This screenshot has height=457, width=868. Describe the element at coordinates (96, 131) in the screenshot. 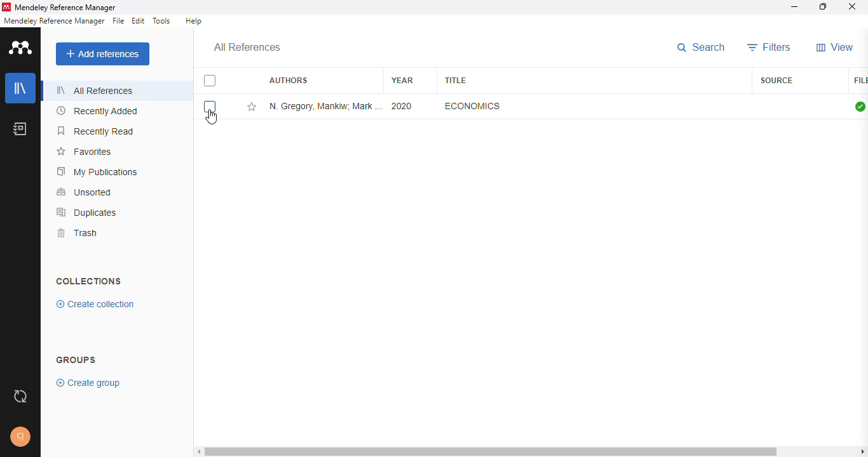

I see `recently read` at that location.